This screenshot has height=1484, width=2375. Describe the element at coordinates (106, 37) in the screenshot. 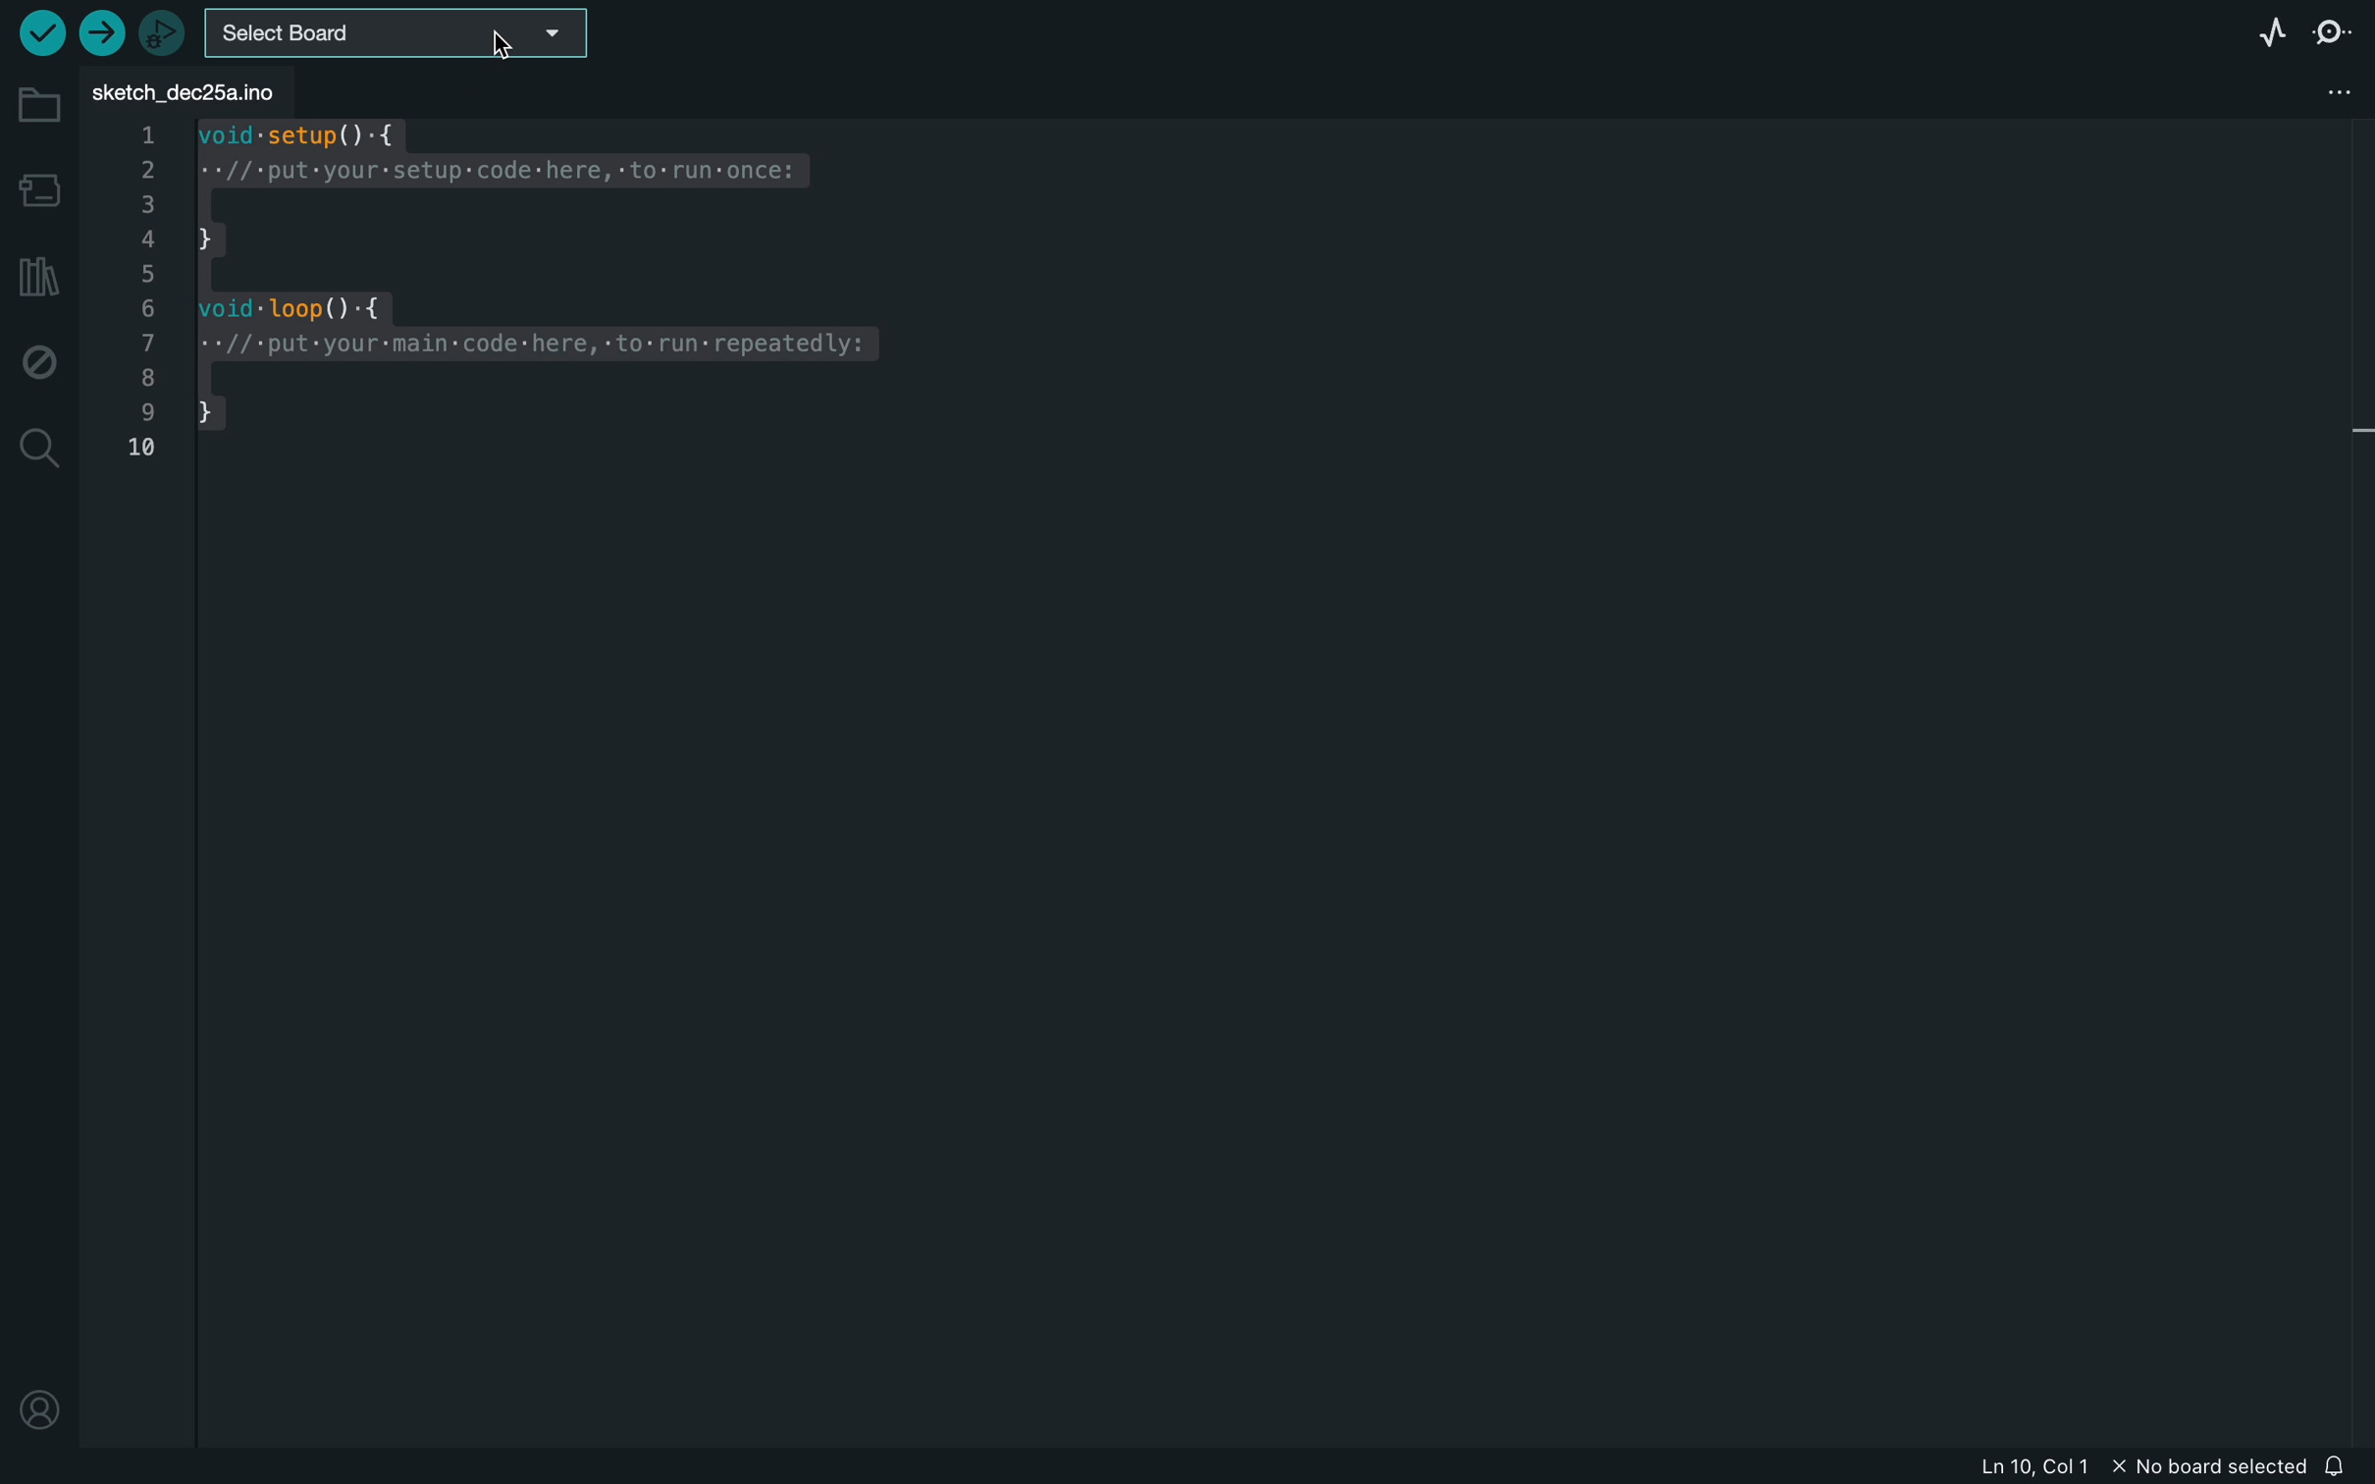

I see `upload` at that location.